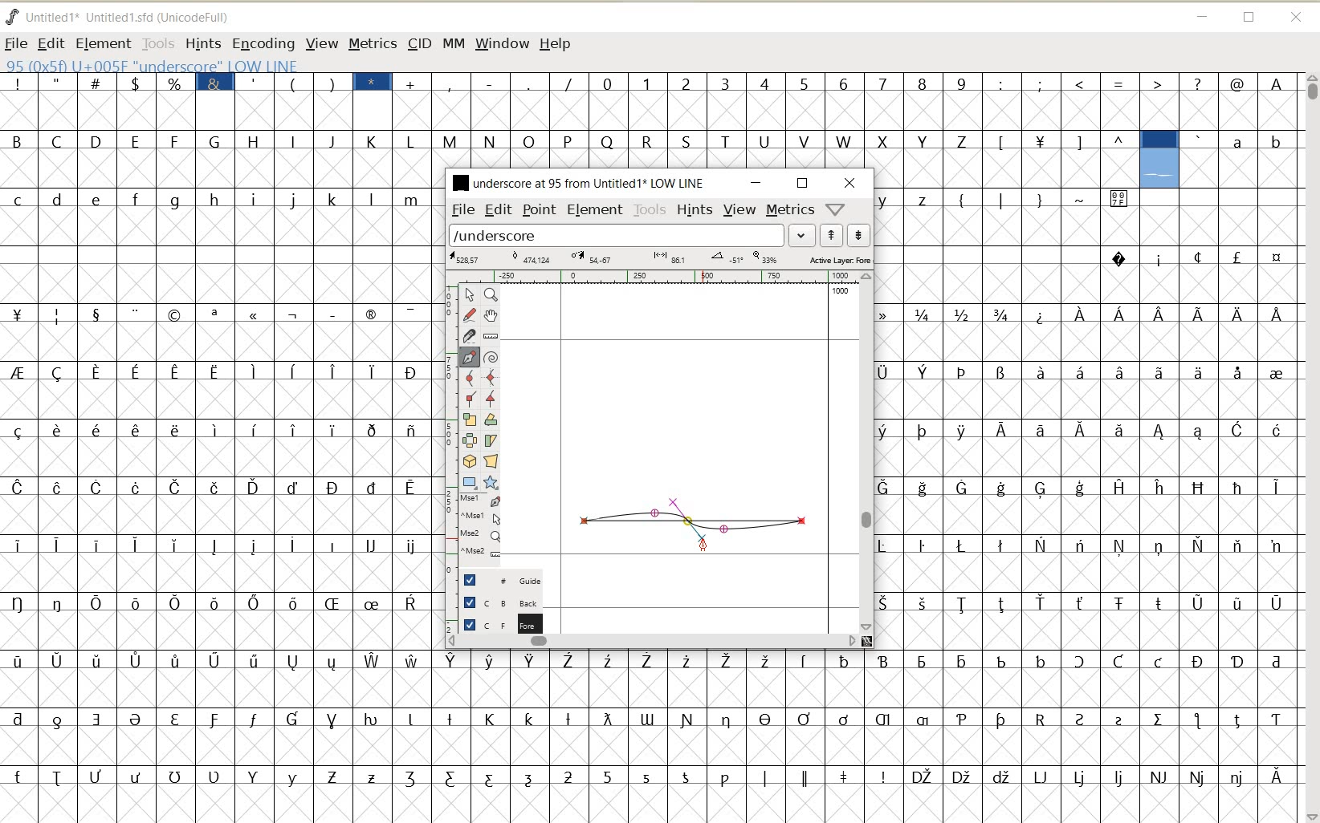  Describe the element at coordinates (470, 358) in the screenshot. I see `add a point, then drag out its control points` at that location.